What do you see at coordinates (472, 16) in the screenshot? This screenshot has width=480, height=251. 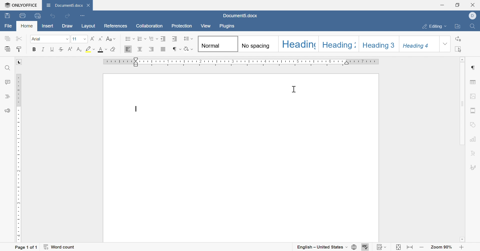 I see `dell` at bounding box center [472, 16].